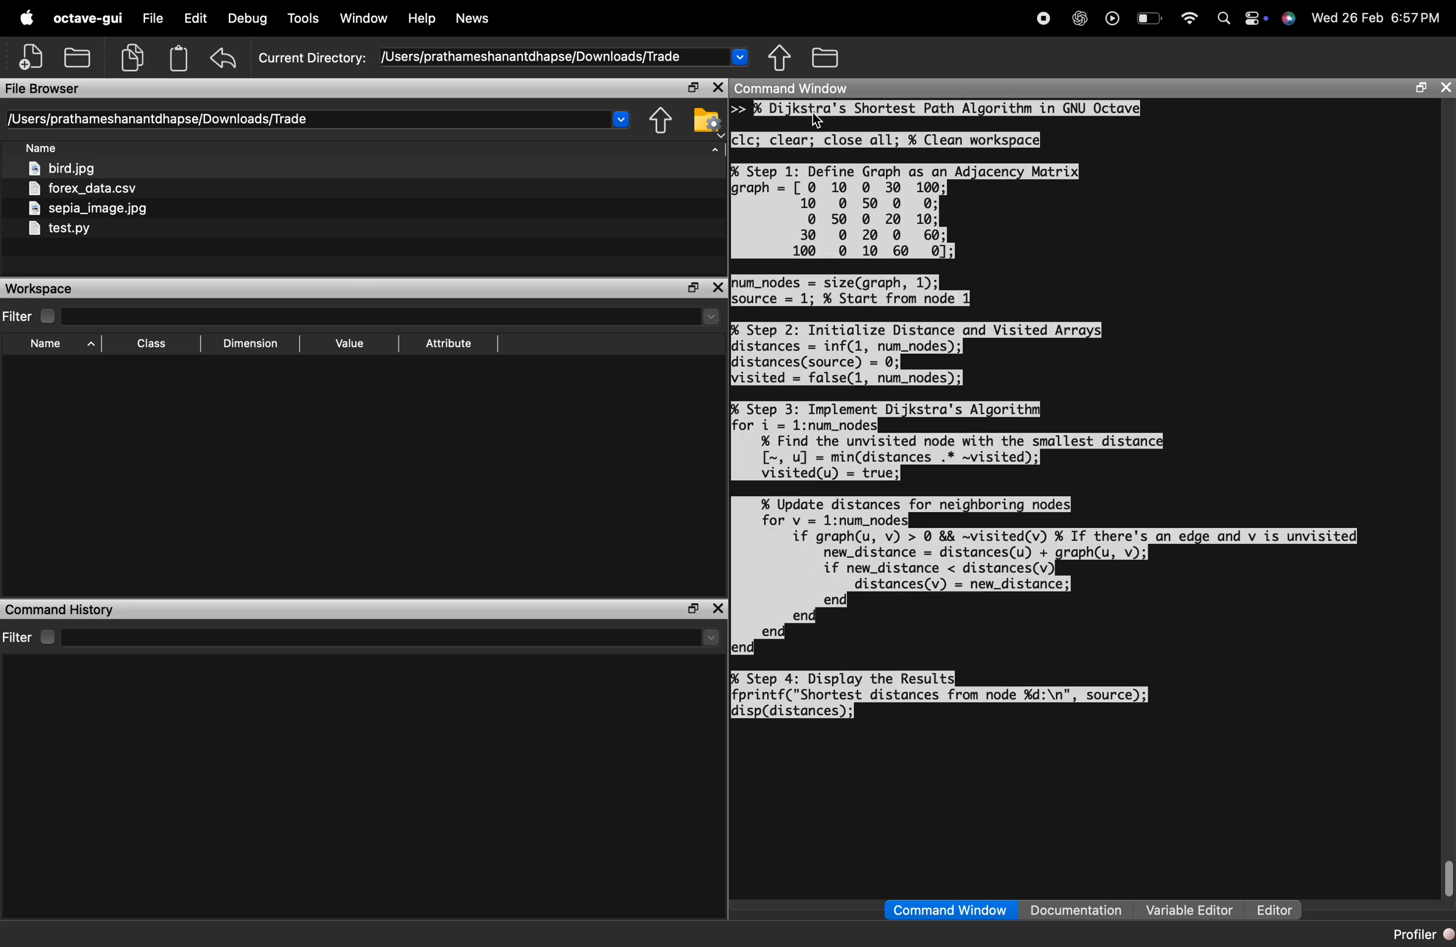  What do you see at coordinates (1225, 20) in the screenshot?
I see `search` at bounding box center [1225, 20].